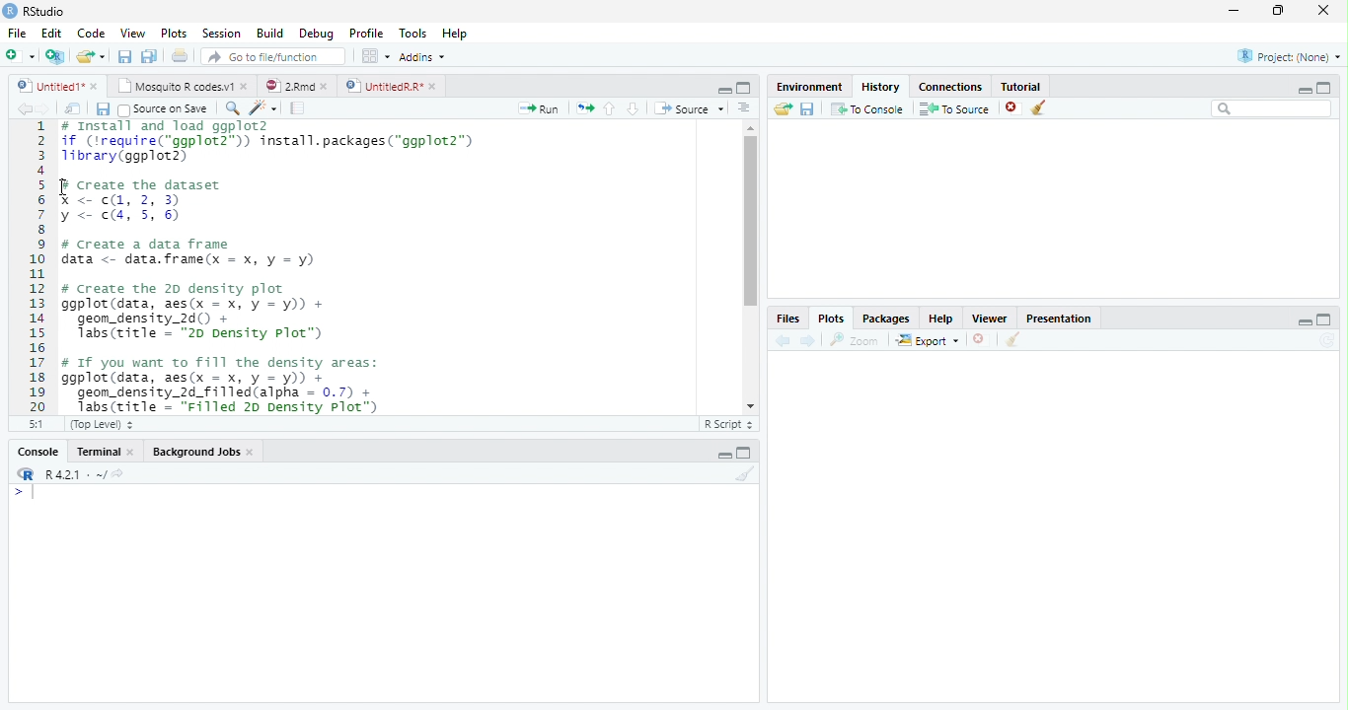 This screenshot has height=710, width=1348. Describe the element at coordinates (51, 110) in the screenshot. I see `next` at that location.